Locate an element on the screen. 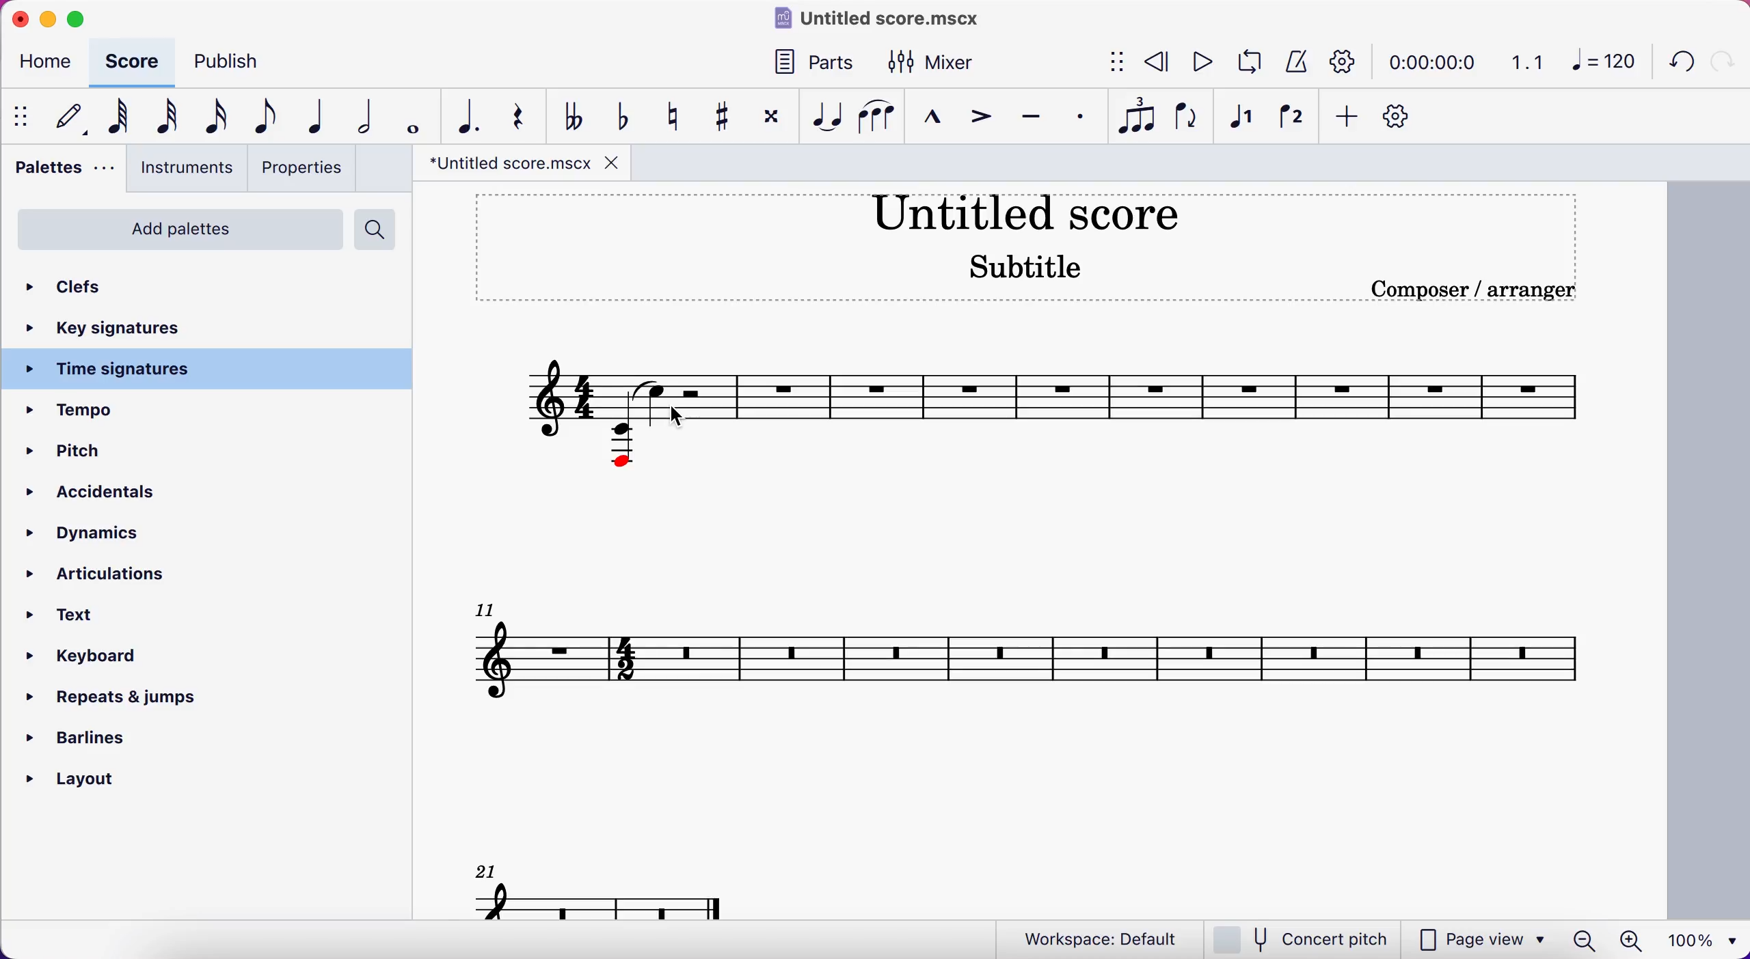 The width and height of the screenshot is (1750, 959). toggle double sharp is located at coordinates (770, 120).